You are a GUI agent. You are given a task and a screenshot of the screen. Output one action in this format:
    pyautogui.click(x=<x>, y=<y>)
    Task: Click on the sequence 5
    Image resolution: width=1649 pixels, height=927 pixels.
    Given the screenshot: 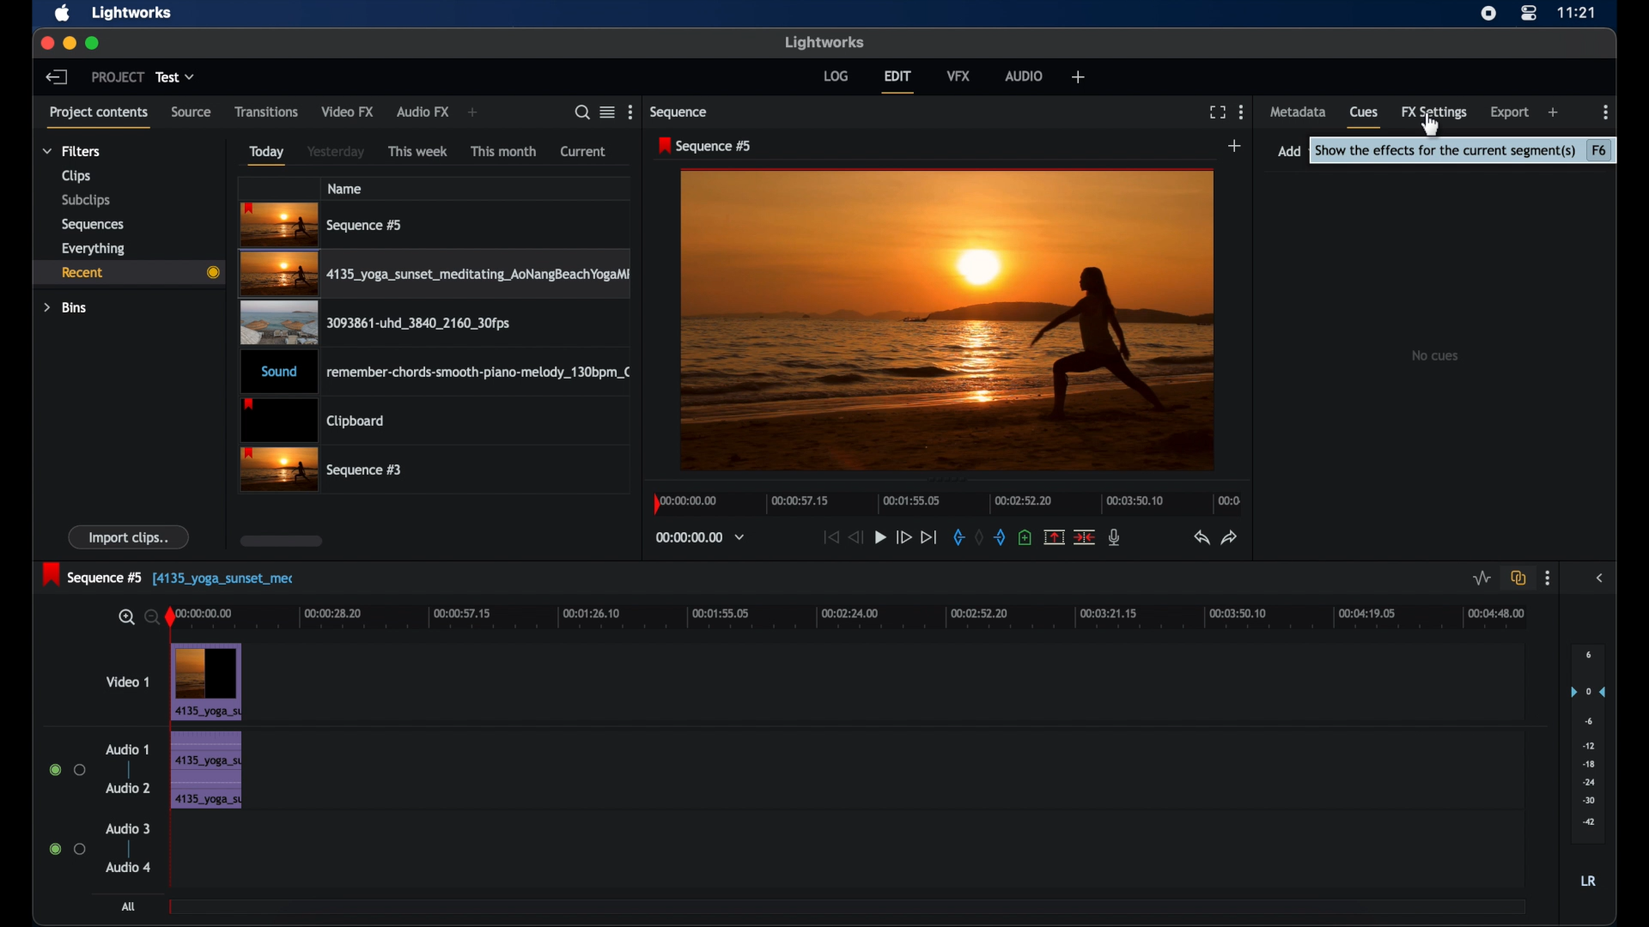 What is the action you would take?
    pyautogui.click(x=168, y=576)
    